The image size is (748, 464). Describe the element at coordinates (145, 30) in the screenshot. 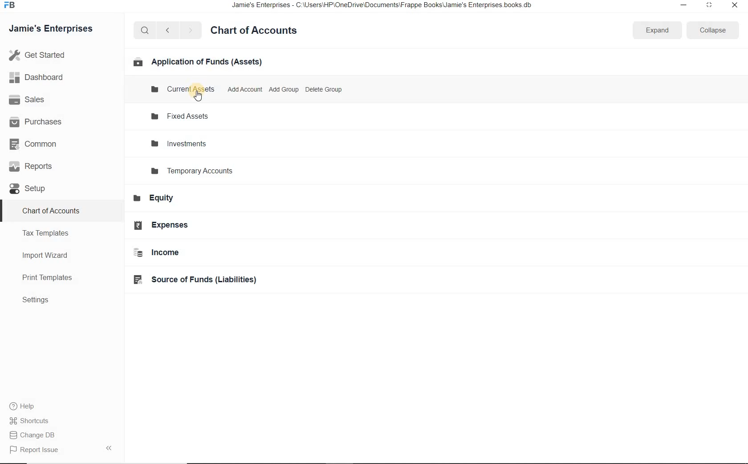

I see `search` at that location.